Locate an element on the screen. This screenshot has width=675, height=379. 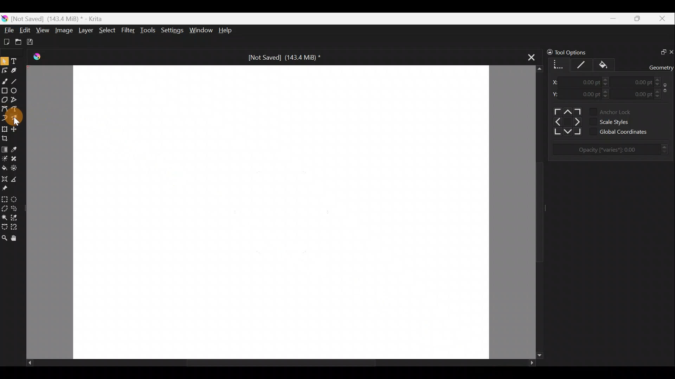
File is located at coordinates (7, 31).